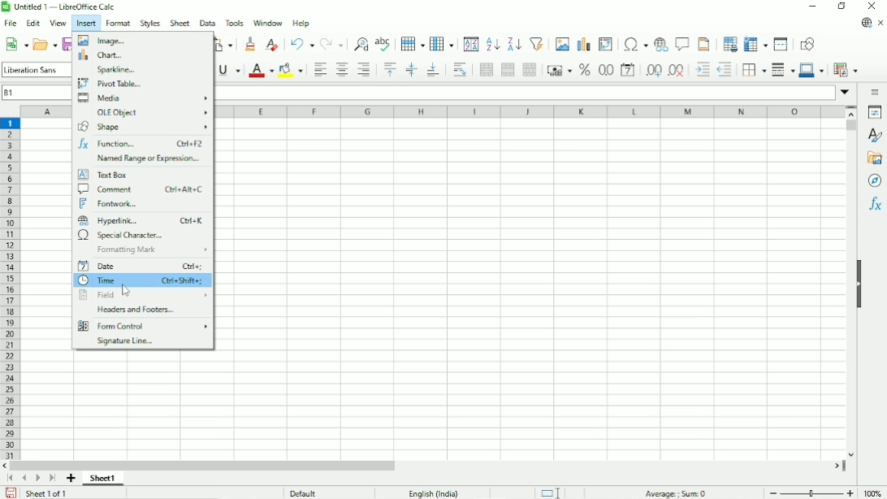 This screenshot has height=499, width=887. I want to click on Field, so click(141, 293).